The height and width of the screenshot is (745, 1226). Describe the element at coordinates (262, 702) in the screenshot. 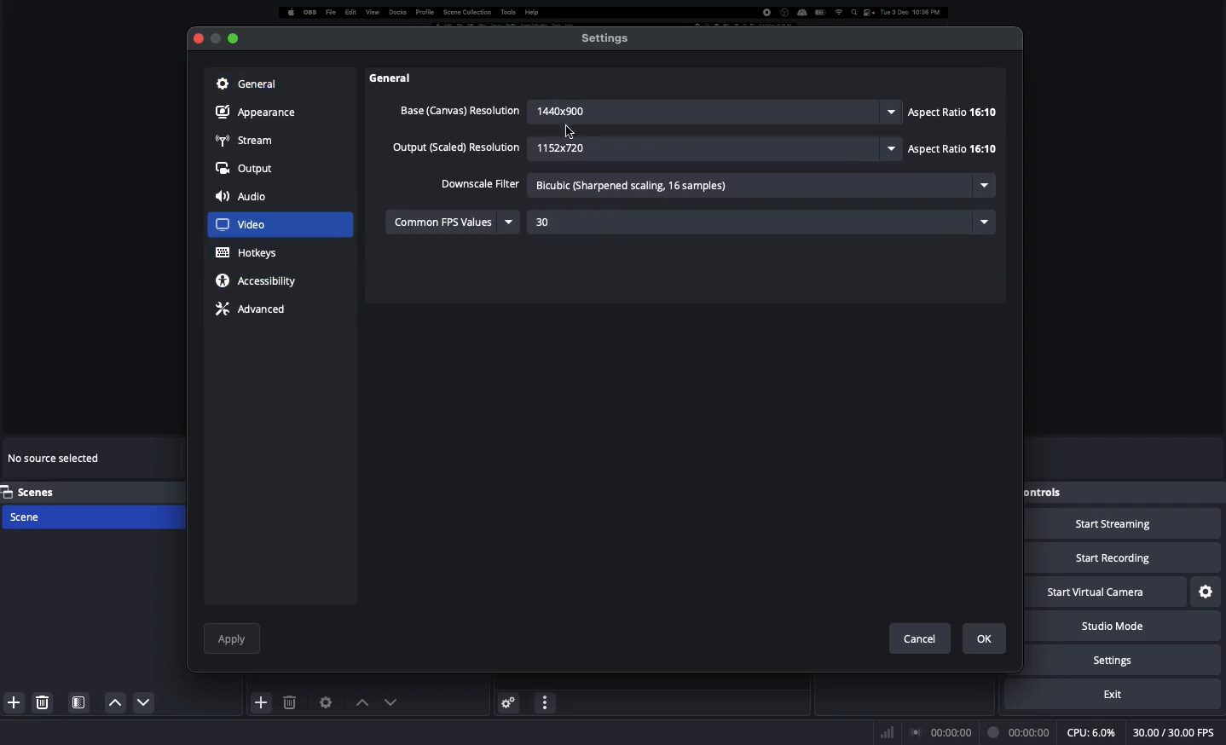

I see `Add` at that location.